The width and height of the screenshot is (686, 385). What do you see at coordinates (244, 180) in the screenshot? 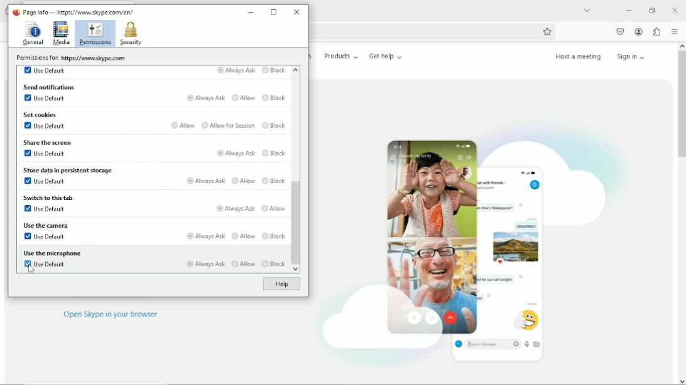
I see `Allow` at bounding box center [244, 180].